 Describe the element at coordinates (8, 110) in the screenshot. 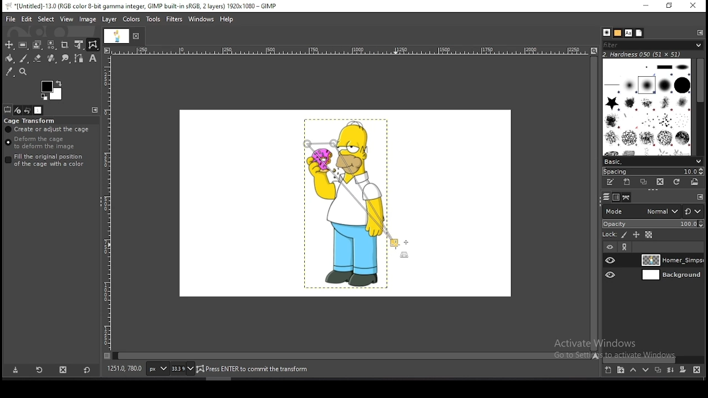

I see `tool options` at that location.